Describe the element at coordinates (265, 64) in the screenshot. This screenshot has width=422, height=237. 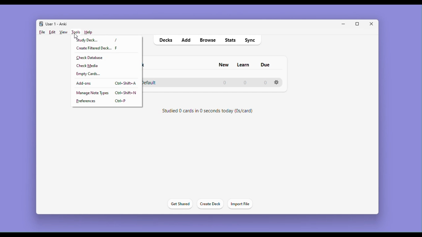
I see `due` at that location.